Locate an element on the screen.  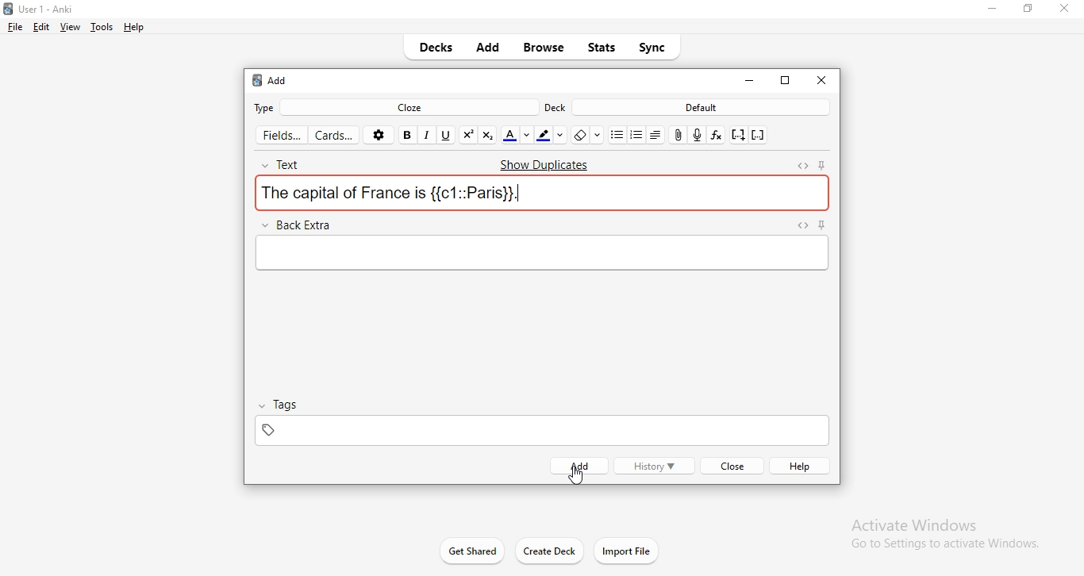
bulleting is located at coordinates (636, 134).